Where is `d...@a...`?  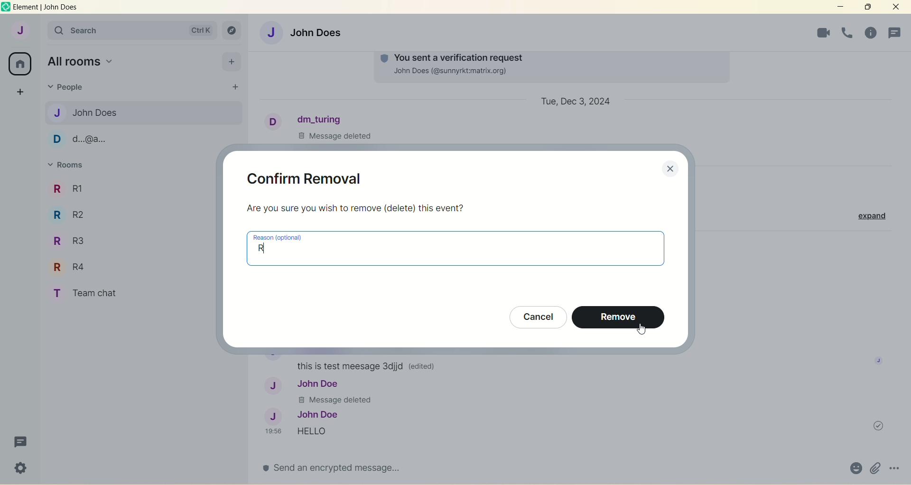
d...@a... is located at coordinates (82, 140).